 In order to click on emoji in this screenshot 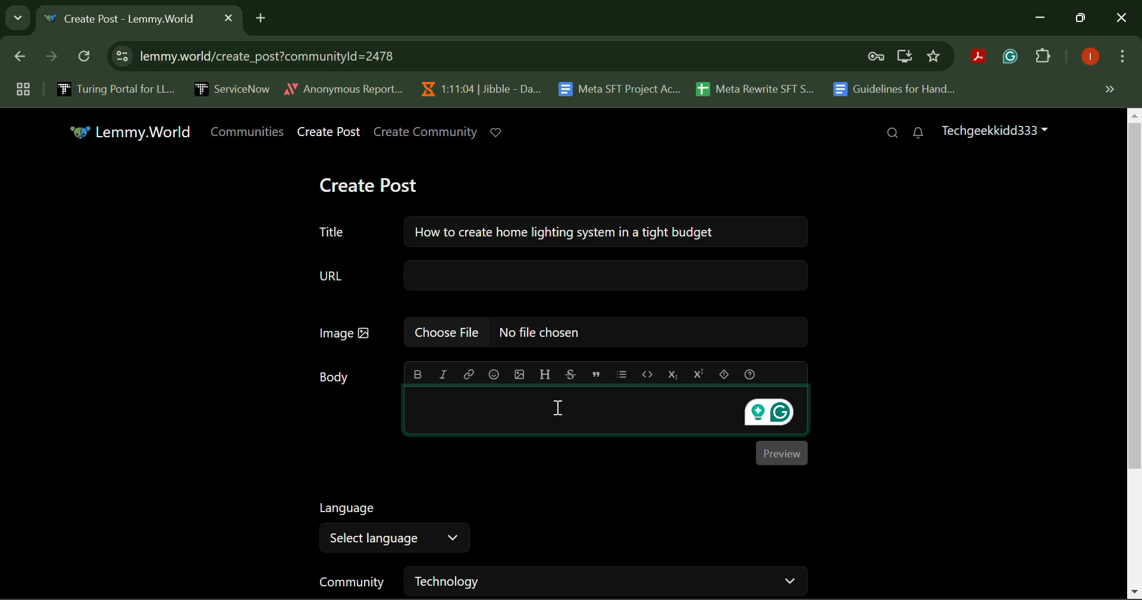, I will do `click(495, 374)`.